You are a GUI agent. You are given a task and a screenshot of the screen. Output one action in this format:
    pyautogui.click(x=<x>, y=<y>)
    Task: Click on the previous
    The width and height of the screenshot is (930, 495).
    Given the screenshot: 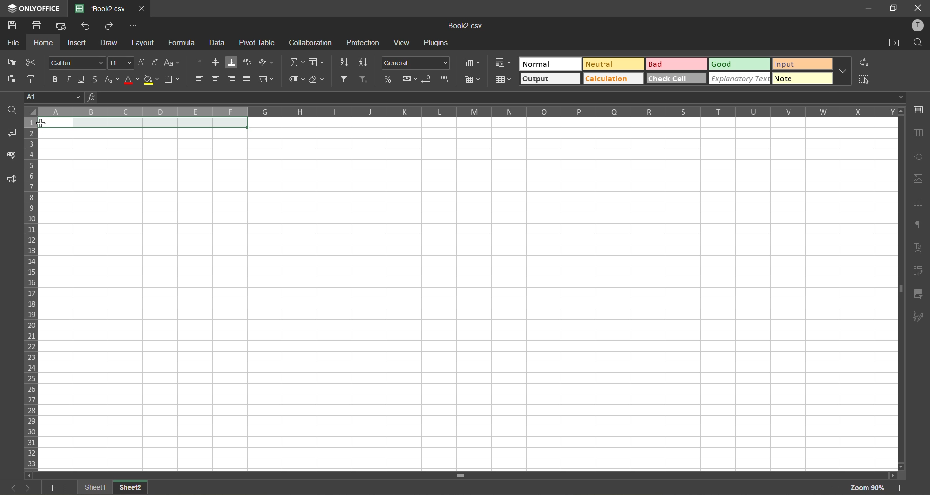 What is the action you would take?
    pyautogui.click(x=11, y=487)
    